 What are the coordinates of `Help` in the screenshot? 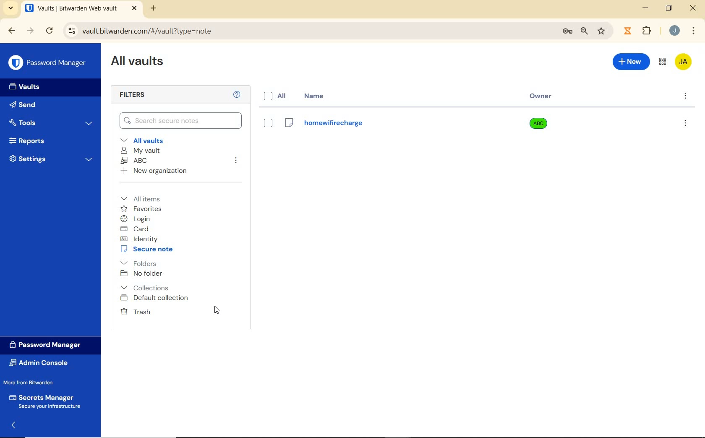 It's located at (238, 95).